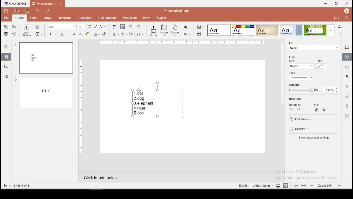 The image size is (353, 199). I want to click on zoom level, so click(325, 186).